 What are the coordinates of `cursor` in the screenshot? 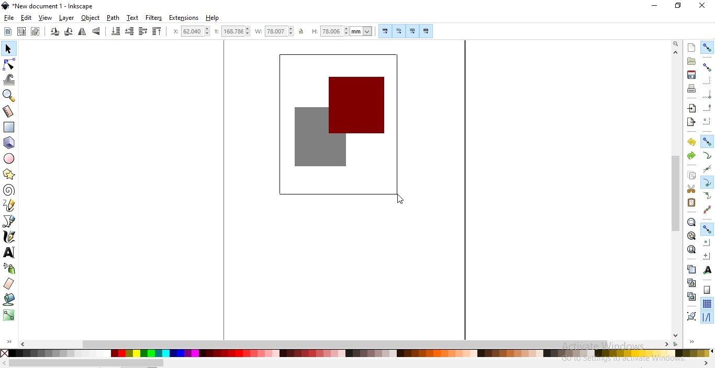 It's located at (399, 202).